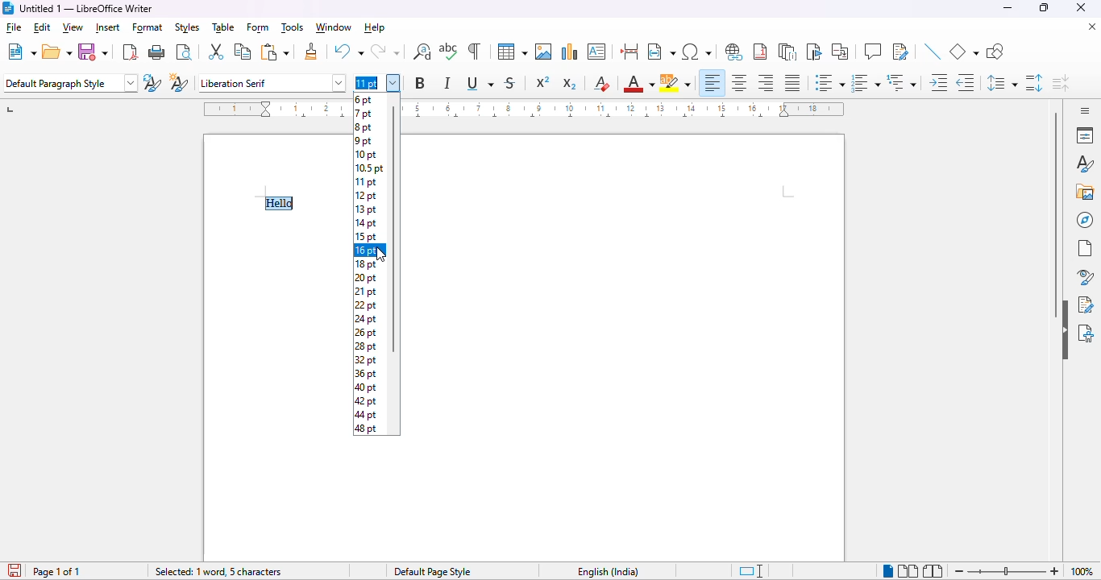 The height and width of the screenshot is (580, 1101). I want to click on toggle print preview, so click(185, 52).